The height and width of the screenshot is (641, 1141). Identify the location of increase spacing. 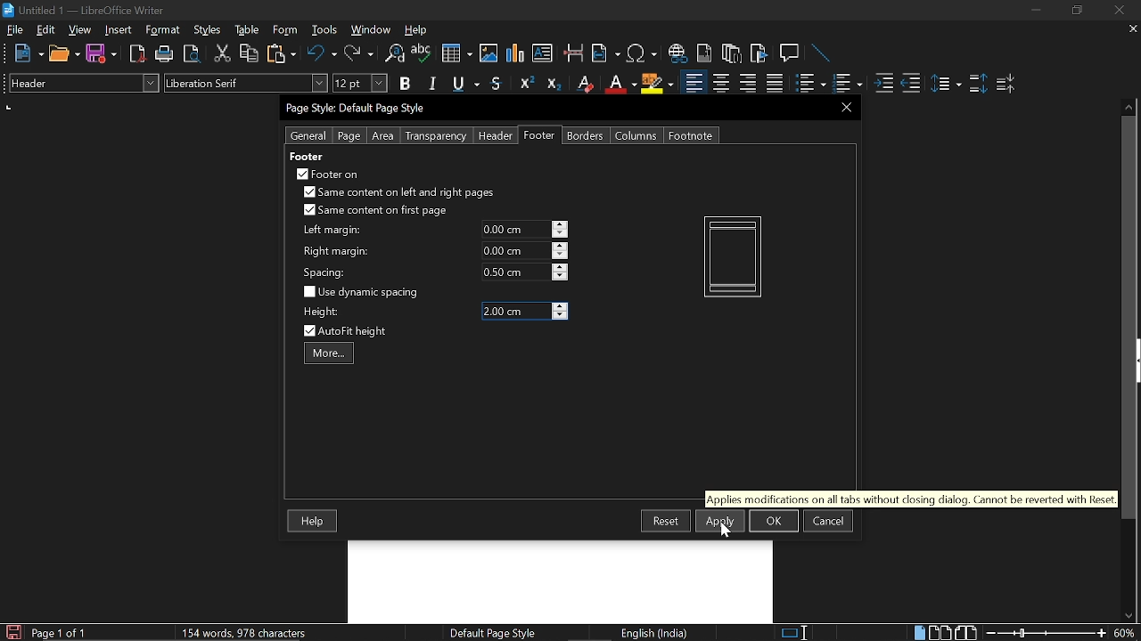
(561, 266).